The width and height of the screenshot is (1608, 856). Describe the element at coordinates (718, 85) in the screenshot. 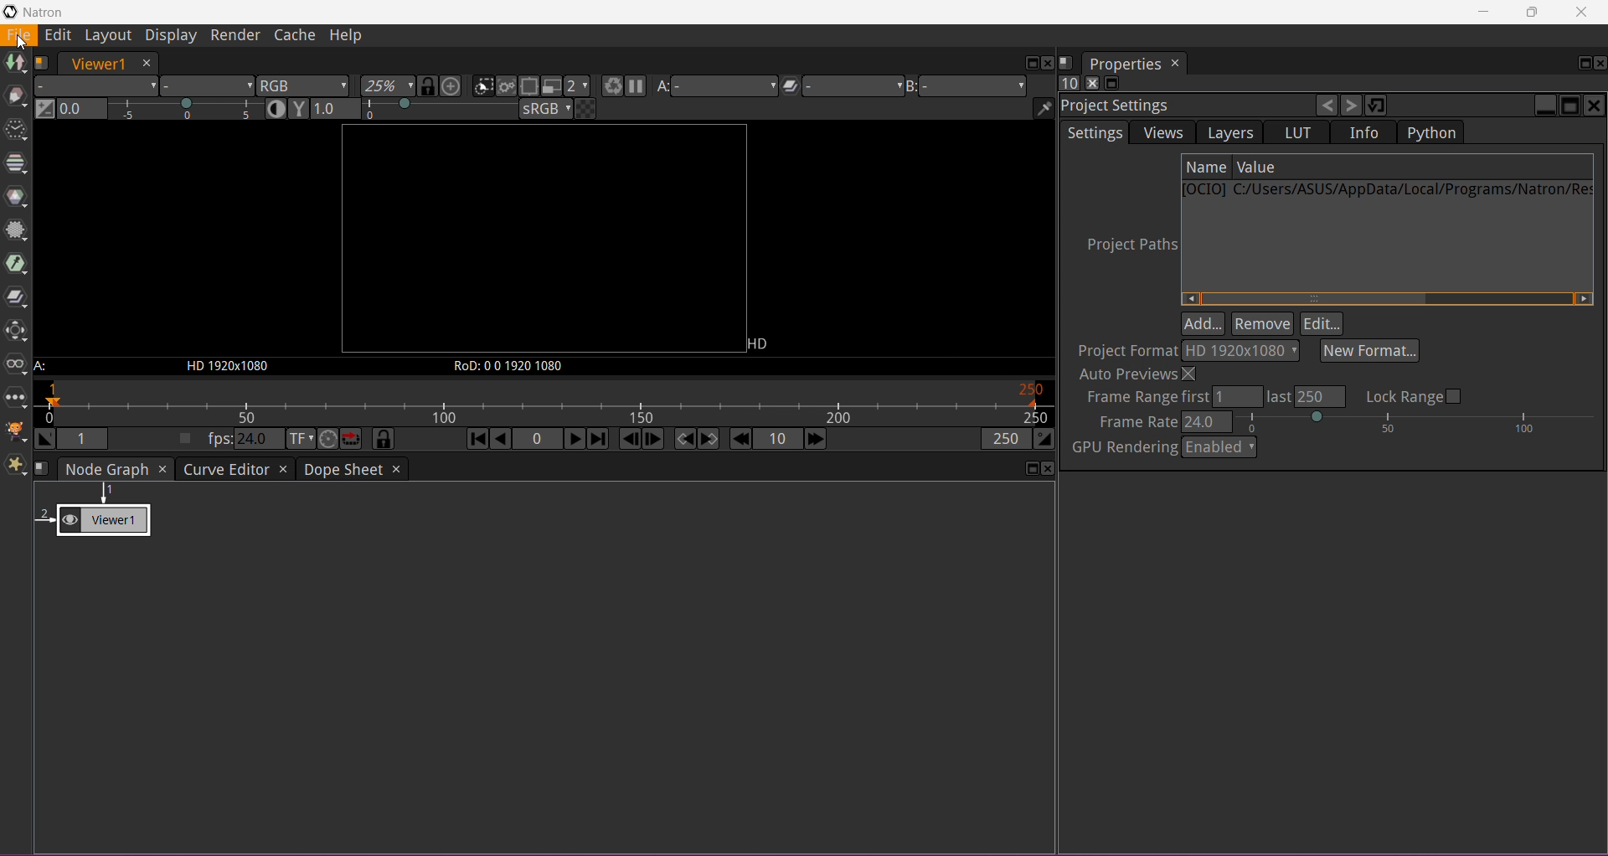

I see `Viewer Input A` at that location.